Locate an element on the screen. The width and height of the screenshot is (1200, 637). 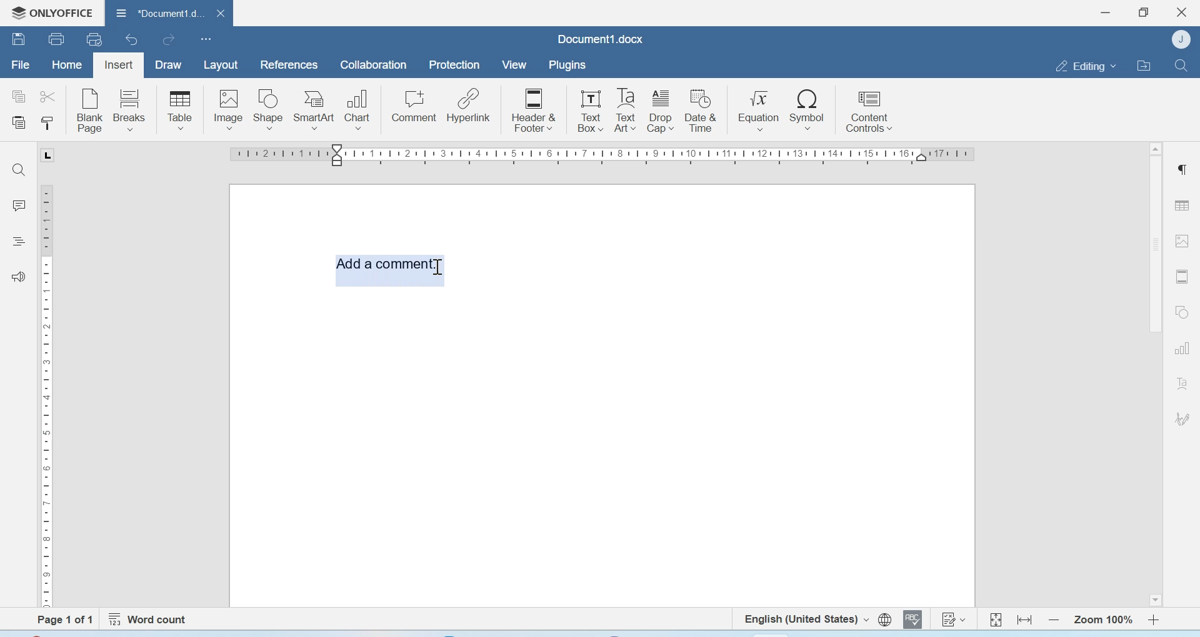
SmartArt is located at coordinates (314, 110).